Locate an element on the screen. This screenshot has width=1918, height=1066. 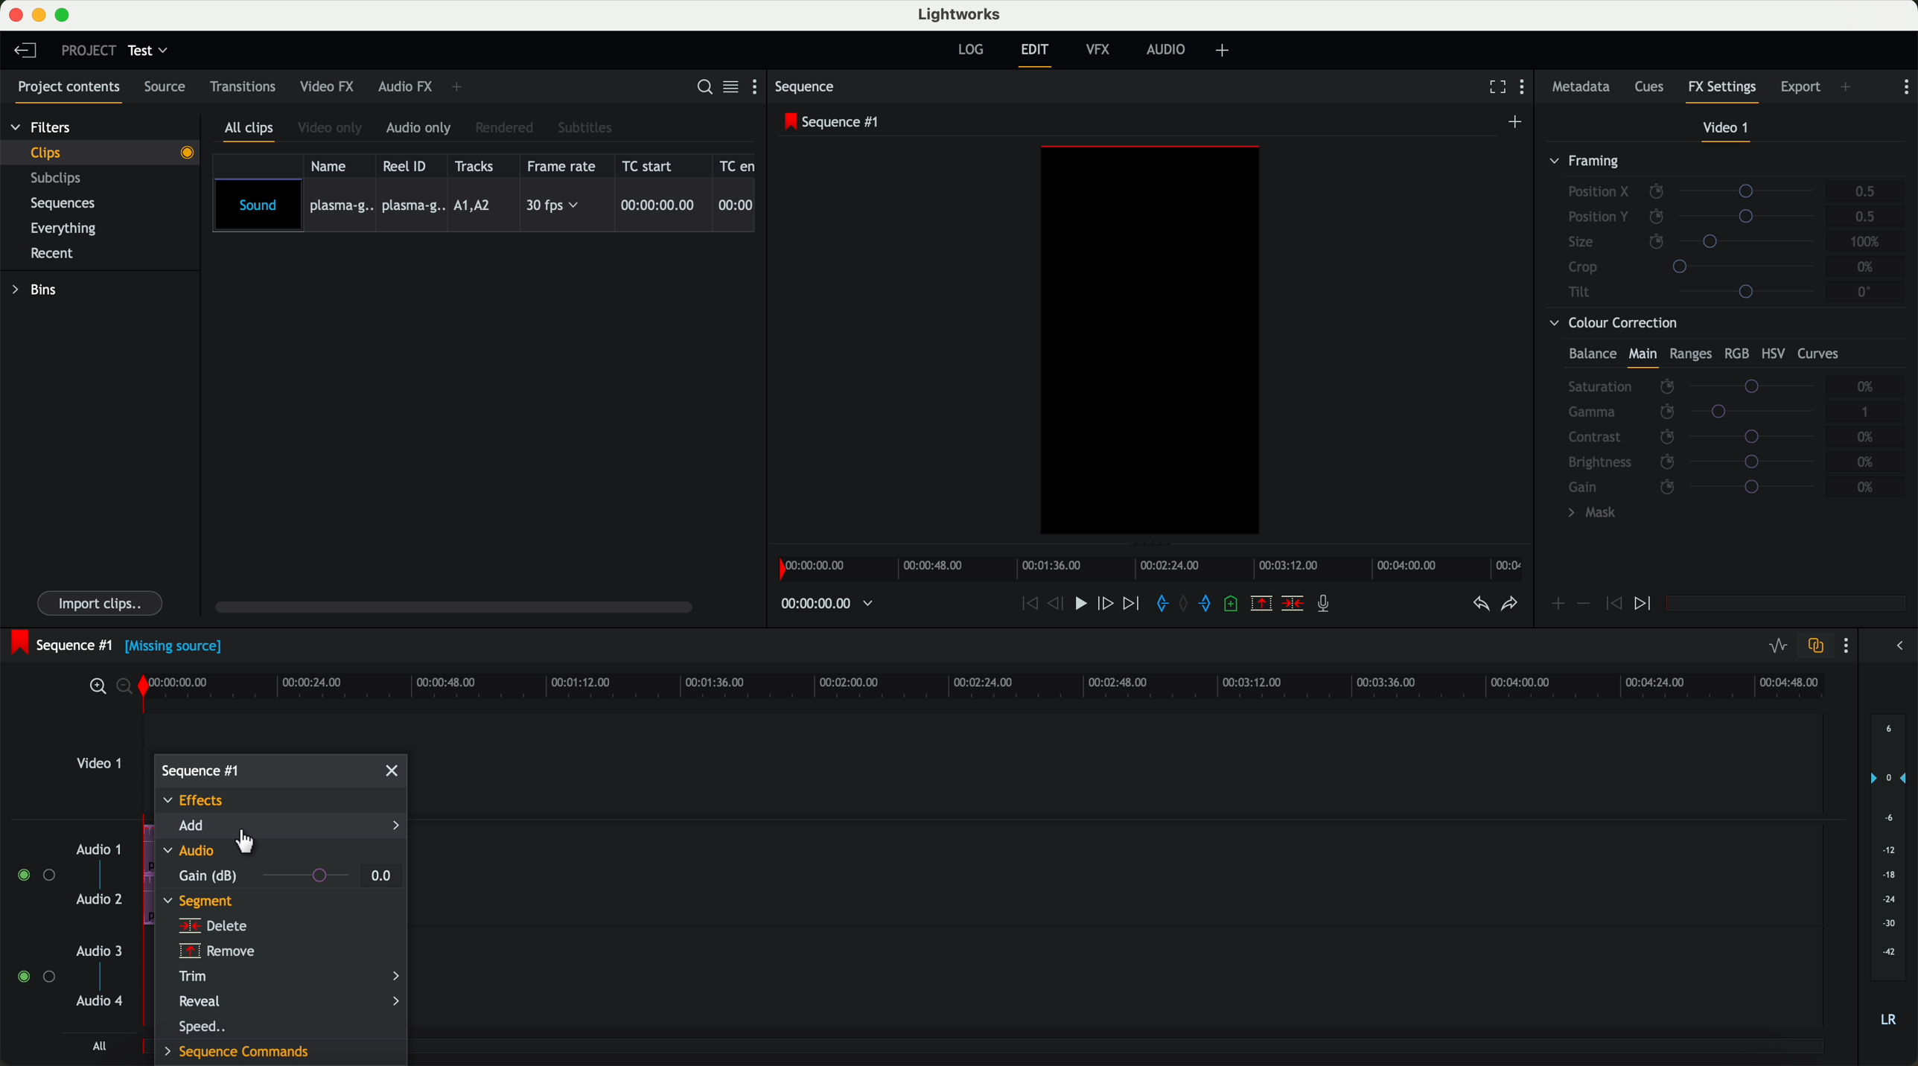
timeline is located at coordinates (1156, 569).